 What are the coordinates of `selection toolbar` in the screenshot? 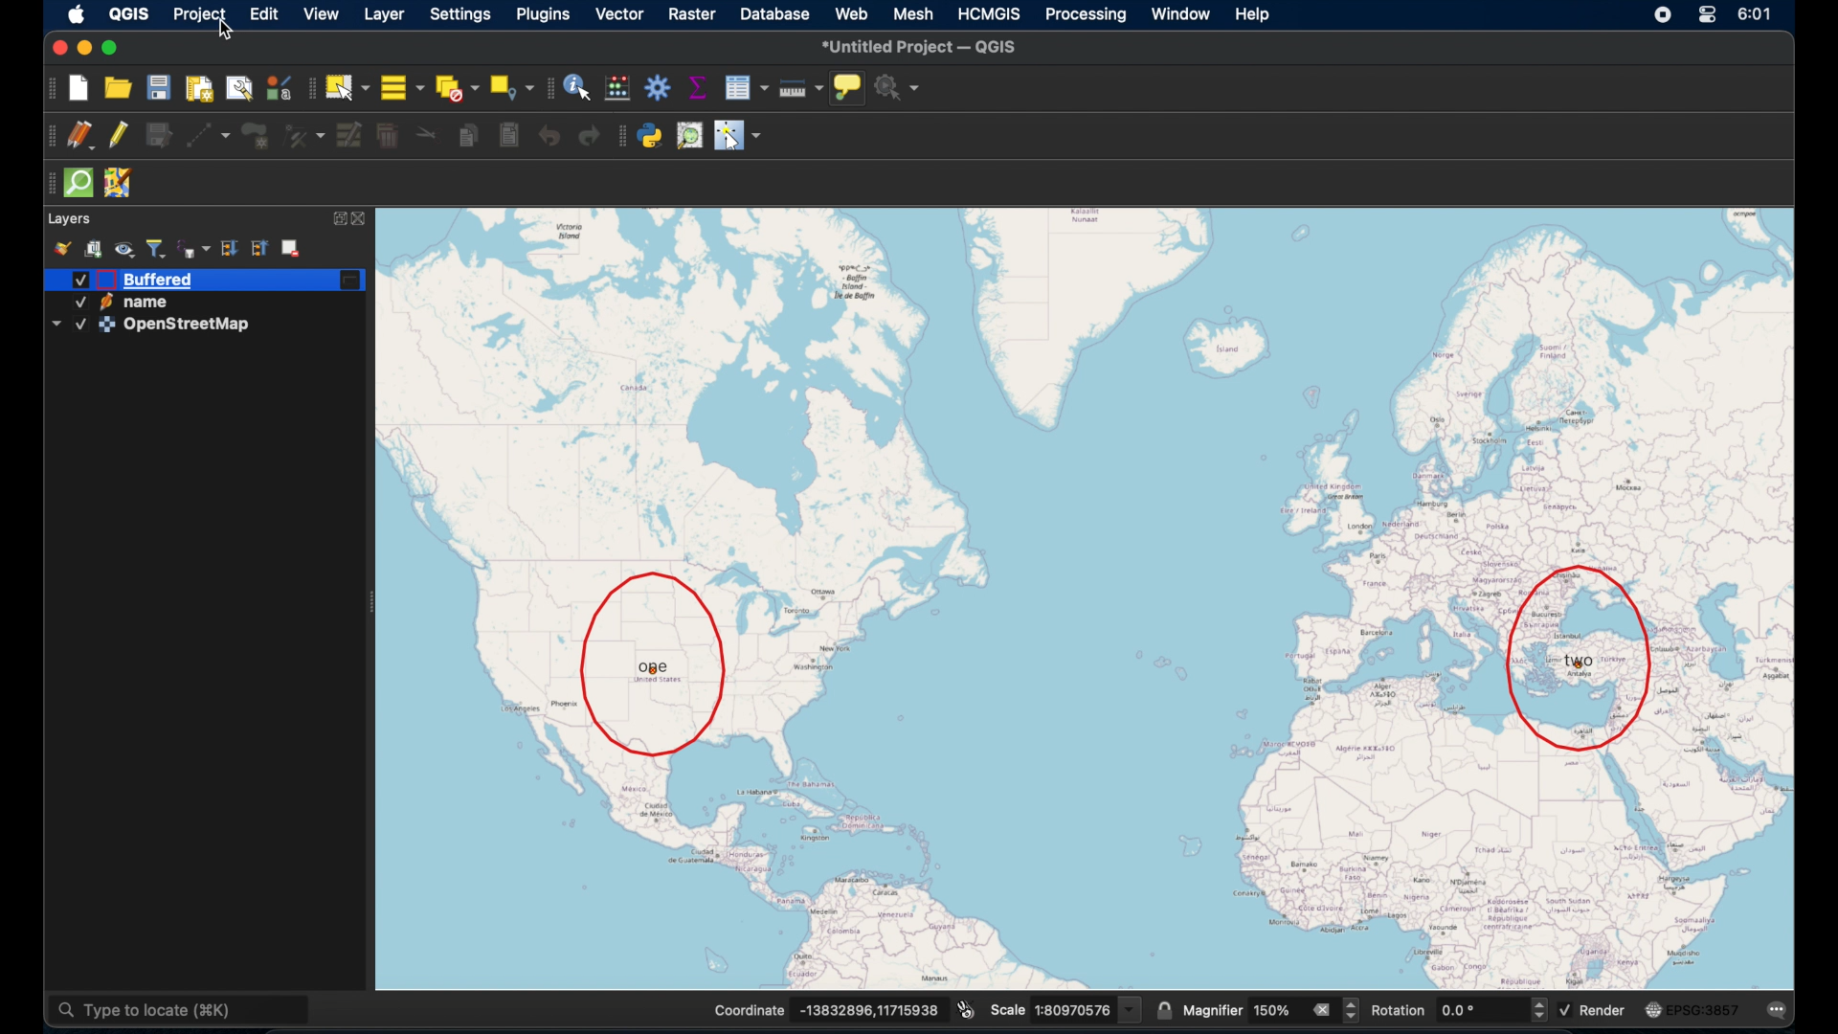 It's located at (307, 87).